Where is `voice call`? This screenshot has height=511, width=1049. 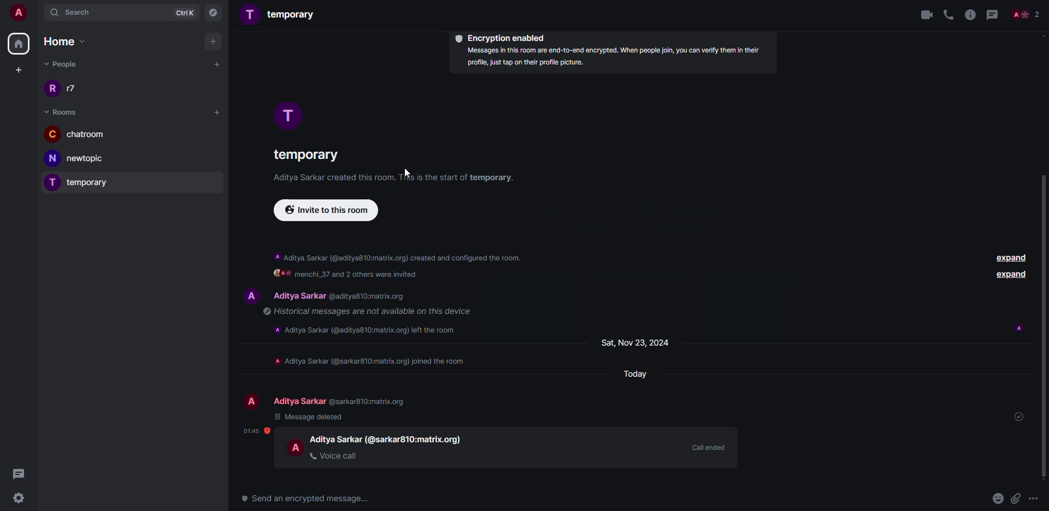 voice call is located at coordinates (947, 14).